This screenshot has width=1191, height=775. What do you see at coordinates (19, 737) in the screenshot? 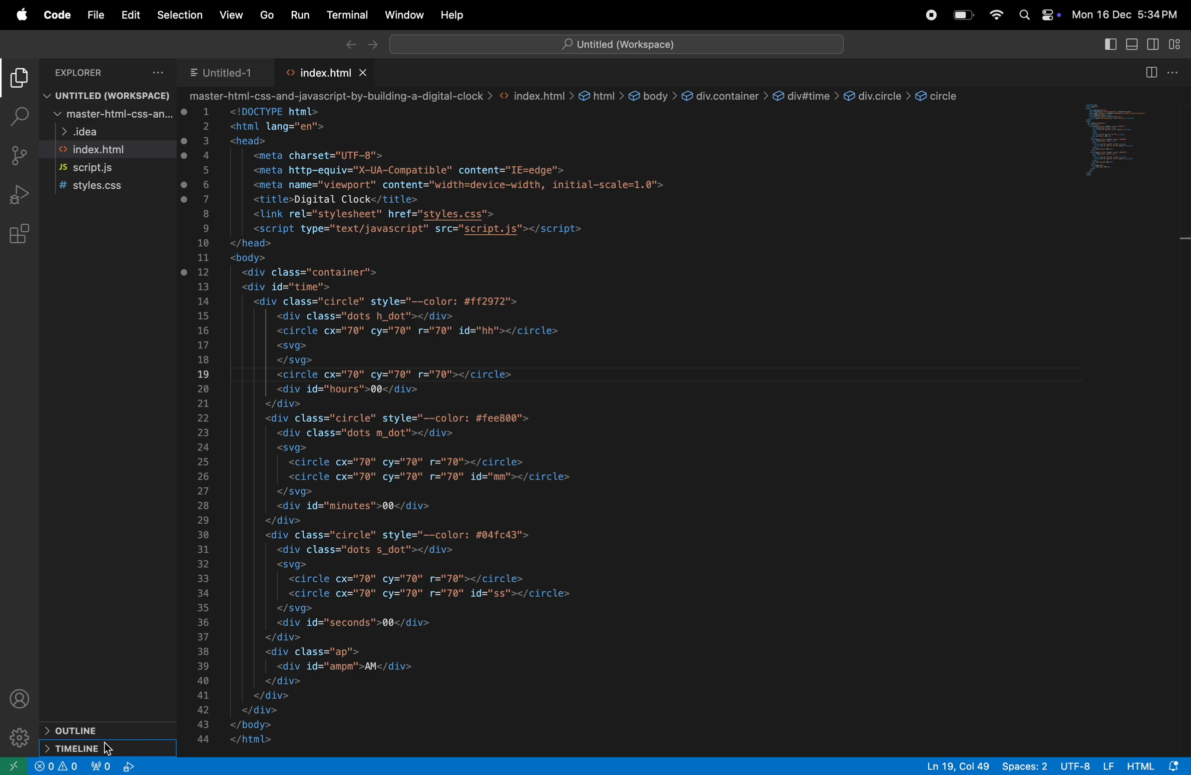
I see `settings` at bounding box center [19, 737].